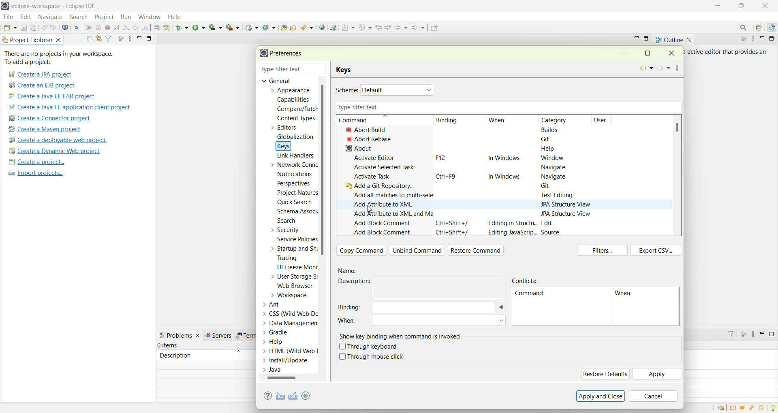 The image size is (778, 413). I want to click on open web browser, so click(322, 28).